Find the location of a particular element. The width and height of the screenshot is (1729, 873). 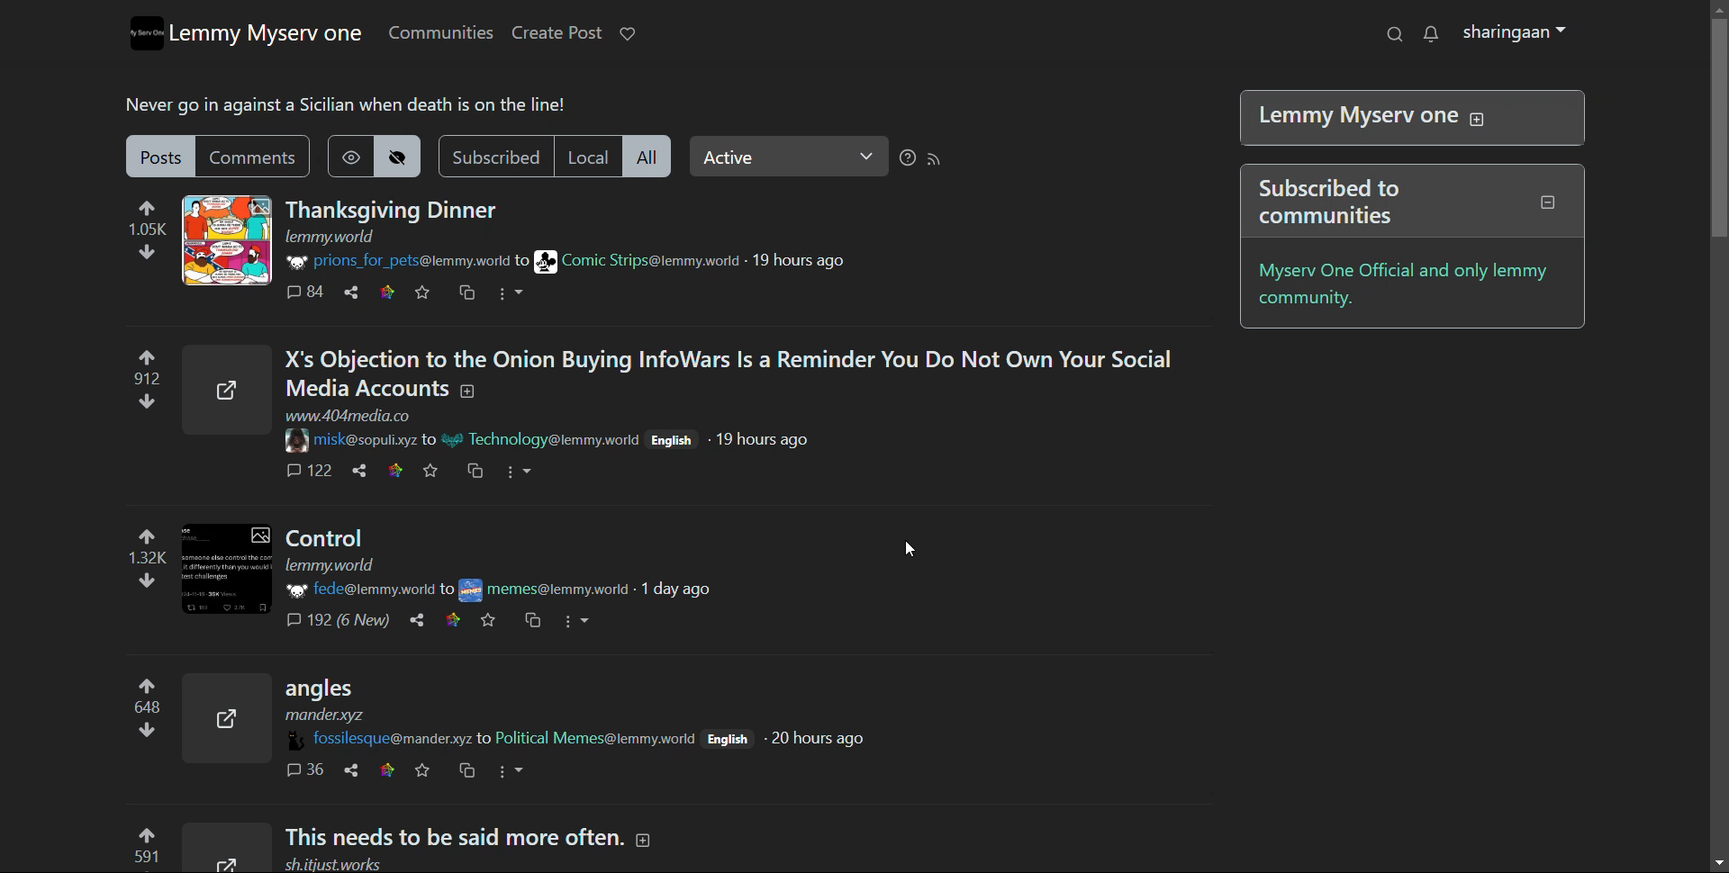

subscribed is located at coordinates (493, 157).